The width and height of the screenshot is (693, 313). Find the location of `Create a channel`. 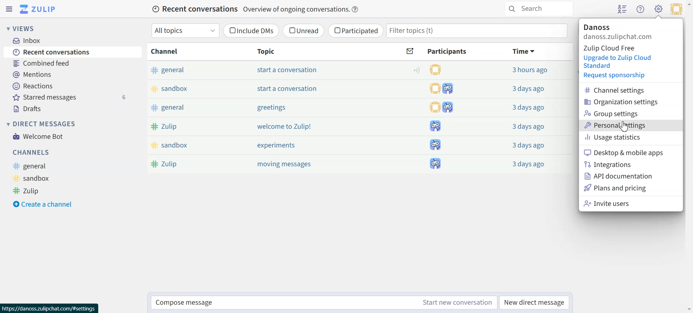

Create a channel is located at coordinates (42, 204).